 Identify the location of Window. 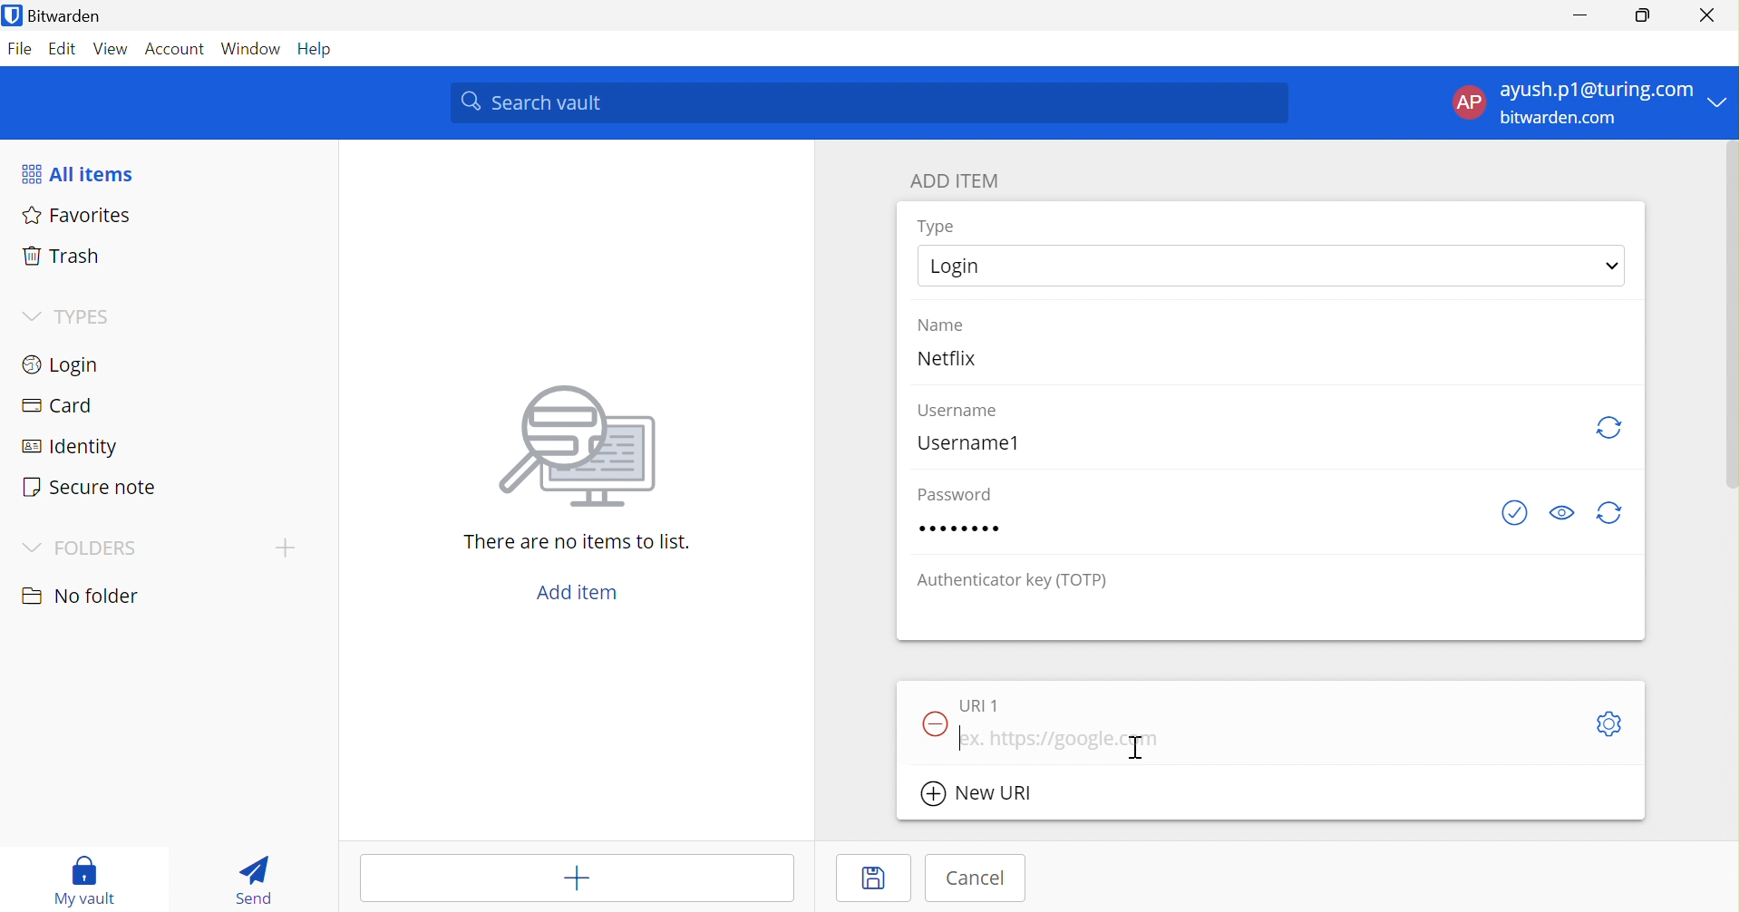
(251, 49).